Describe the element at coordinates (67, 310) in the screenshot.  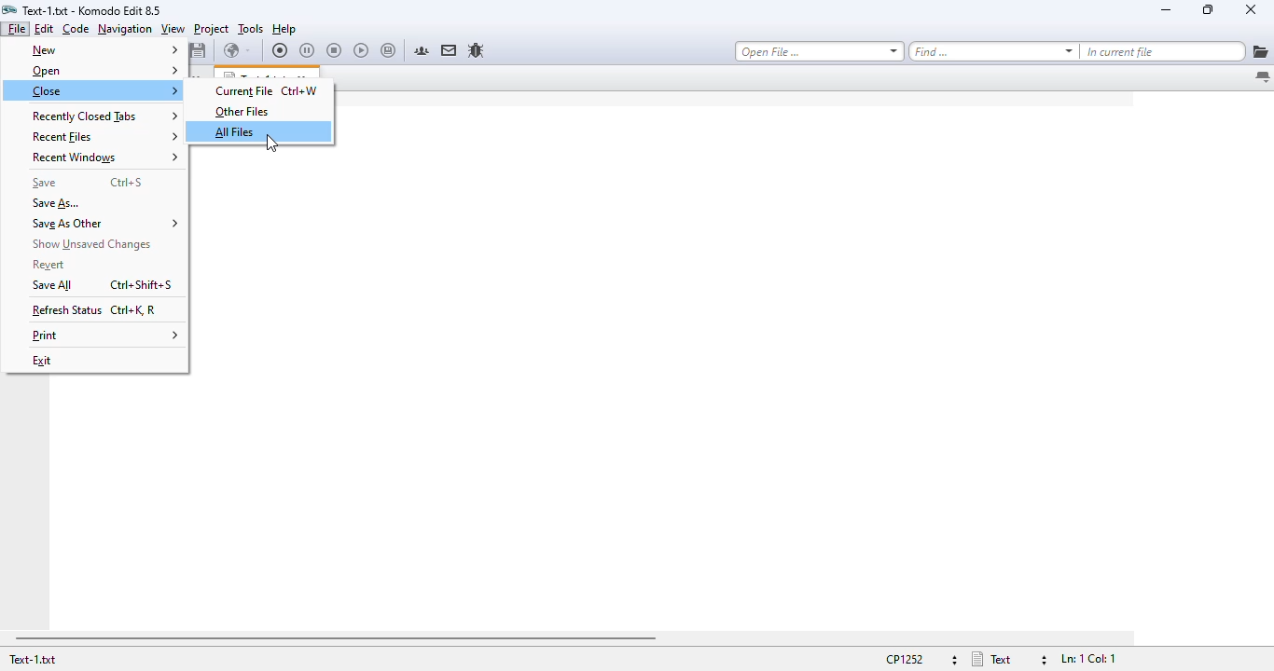
I see `refresh status` at that location.